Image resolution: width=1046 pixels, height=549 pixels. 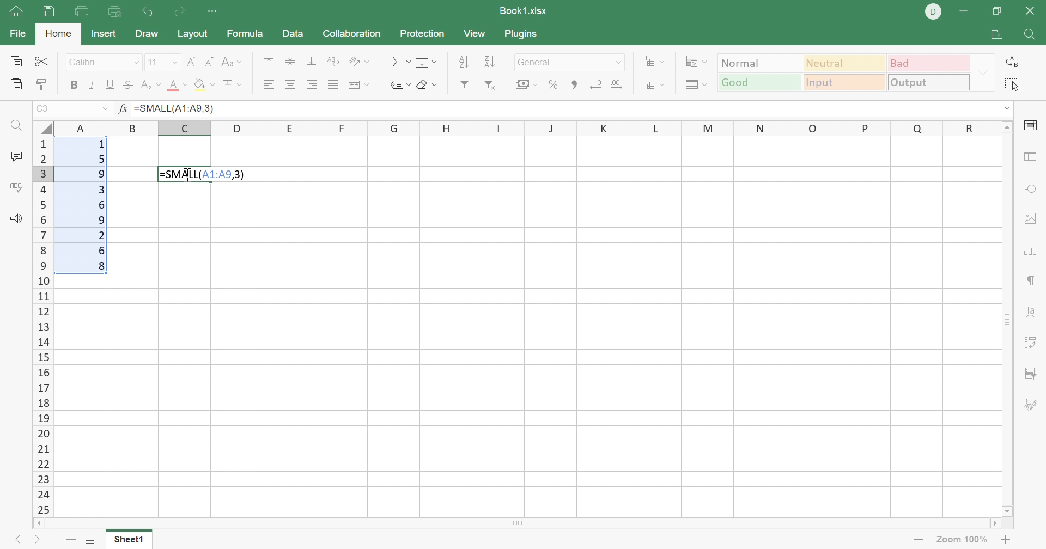 I want to click on Layout, so click(x=193, y=33).